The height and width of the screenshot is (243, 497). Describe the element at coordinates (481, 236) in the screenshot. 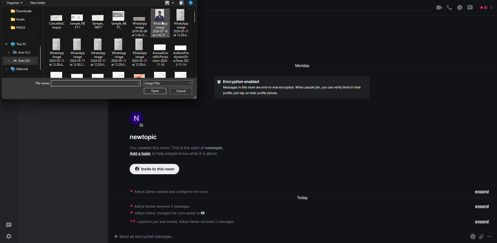

I see `attach` at that location.